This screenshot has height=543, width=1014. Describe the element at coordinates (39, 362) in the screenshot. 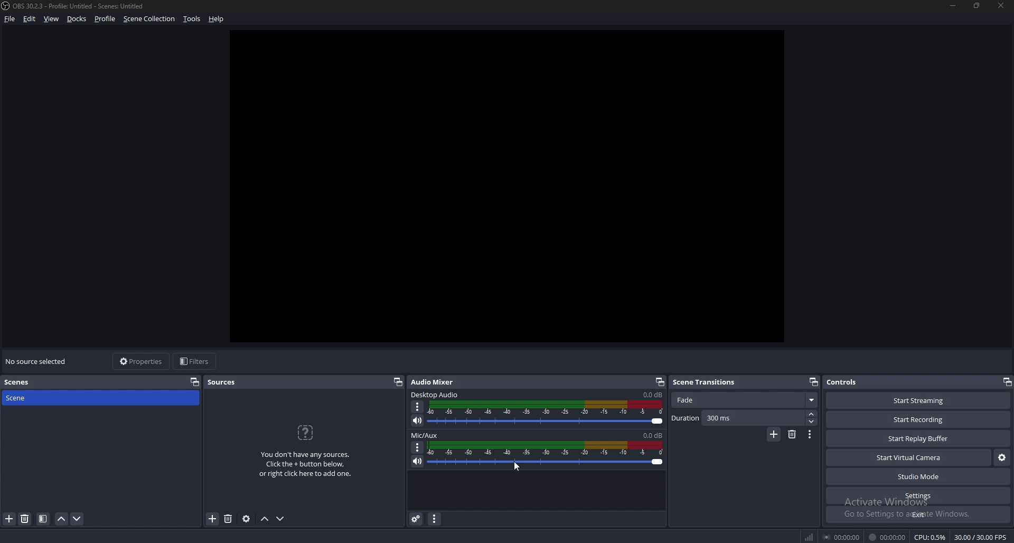

I see `no source selected` at that location.